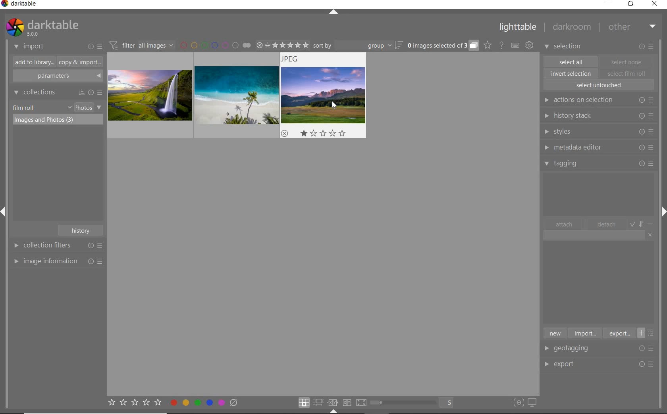  Describe the element at coordinates (57, 92) in the screenshot. I see `collections` at that location.